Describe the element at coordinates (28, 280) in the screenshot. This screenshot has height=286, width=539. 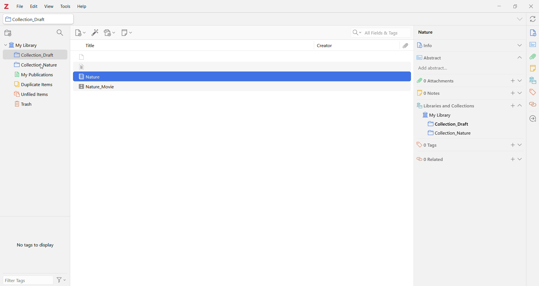
I see `Filter Tags` at that location.